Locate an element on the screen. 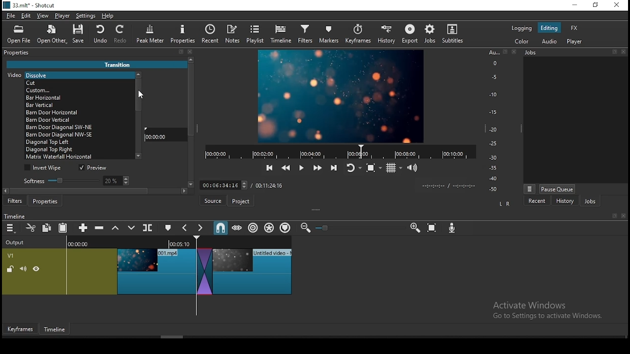 The width and height of the screenshot is (630, 354).  is located at coordinates (625, 52).